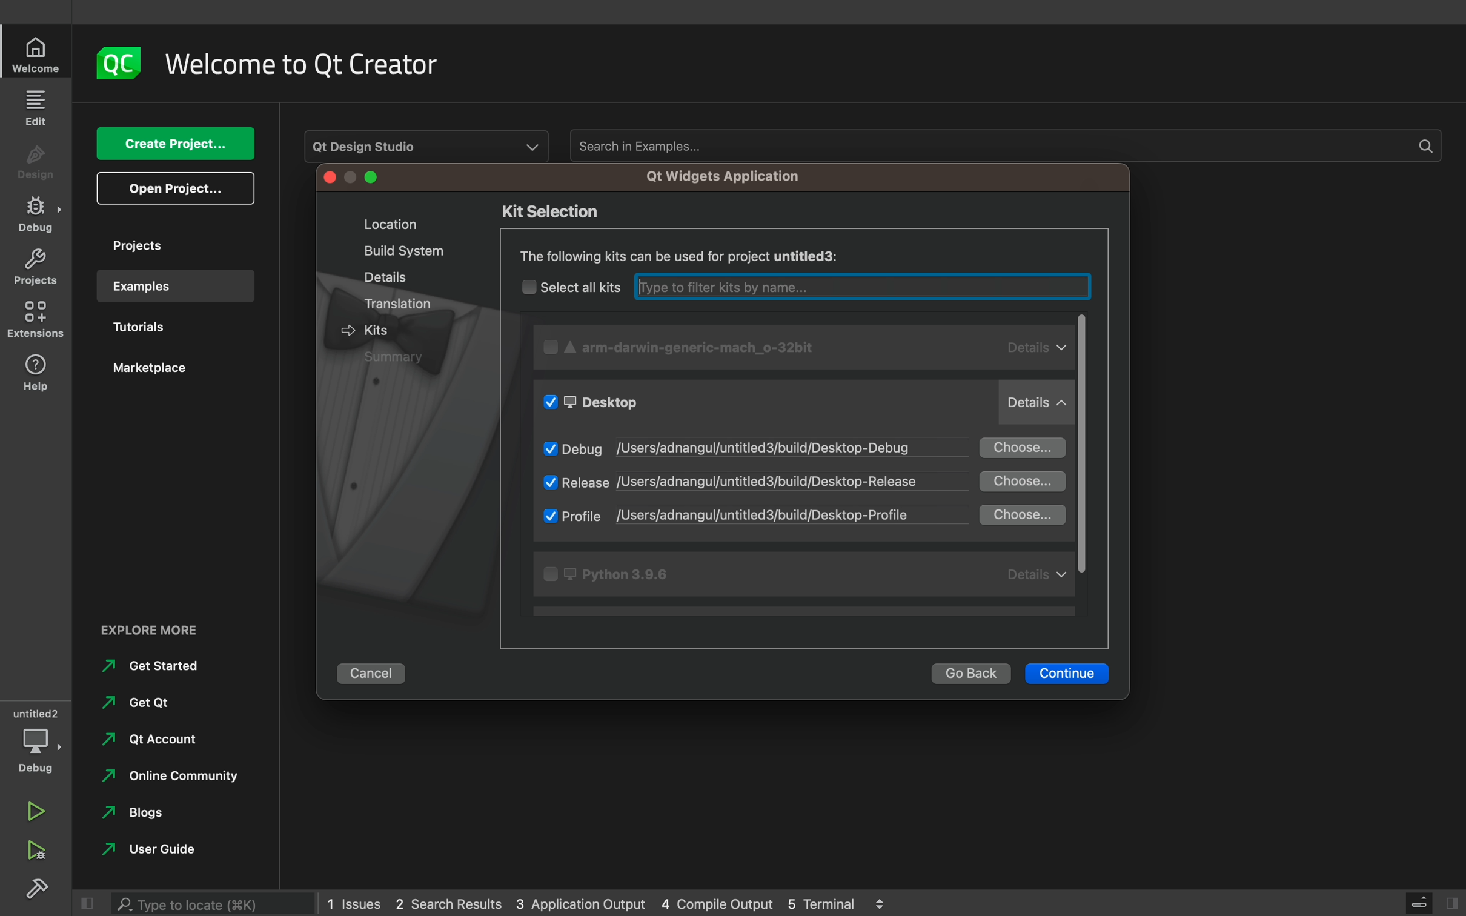 The image size is (1466, 916). What do you see at coordinates (426, 145) in the screenshot?
I see `Qt Design` at bounding box center [426, 145].